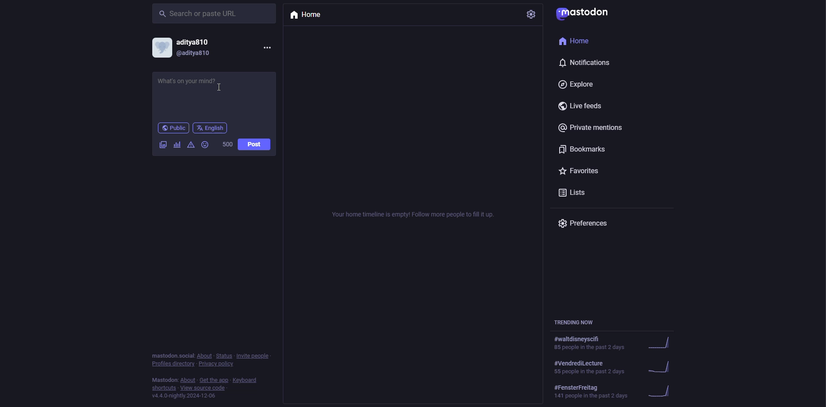  What do you see at coordinates (580, 171) in the screenshot?
I see `favorites` at bounding box center [580, 171].